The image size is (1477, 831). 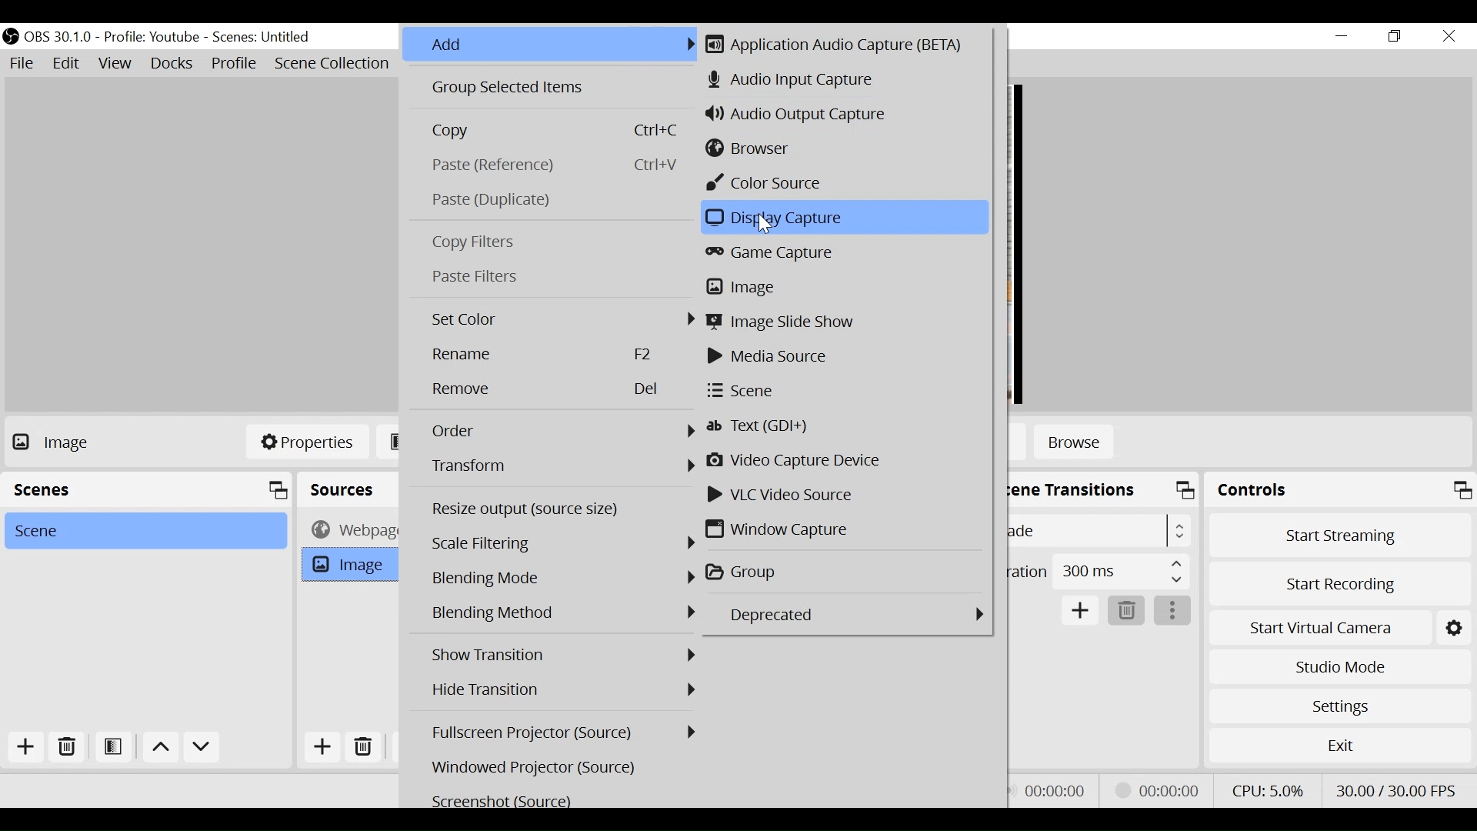 What do you see at coordinates (551, 200) in the screenshot?
I see `Paste (Duplicate)` at bounding box center [551, 200].